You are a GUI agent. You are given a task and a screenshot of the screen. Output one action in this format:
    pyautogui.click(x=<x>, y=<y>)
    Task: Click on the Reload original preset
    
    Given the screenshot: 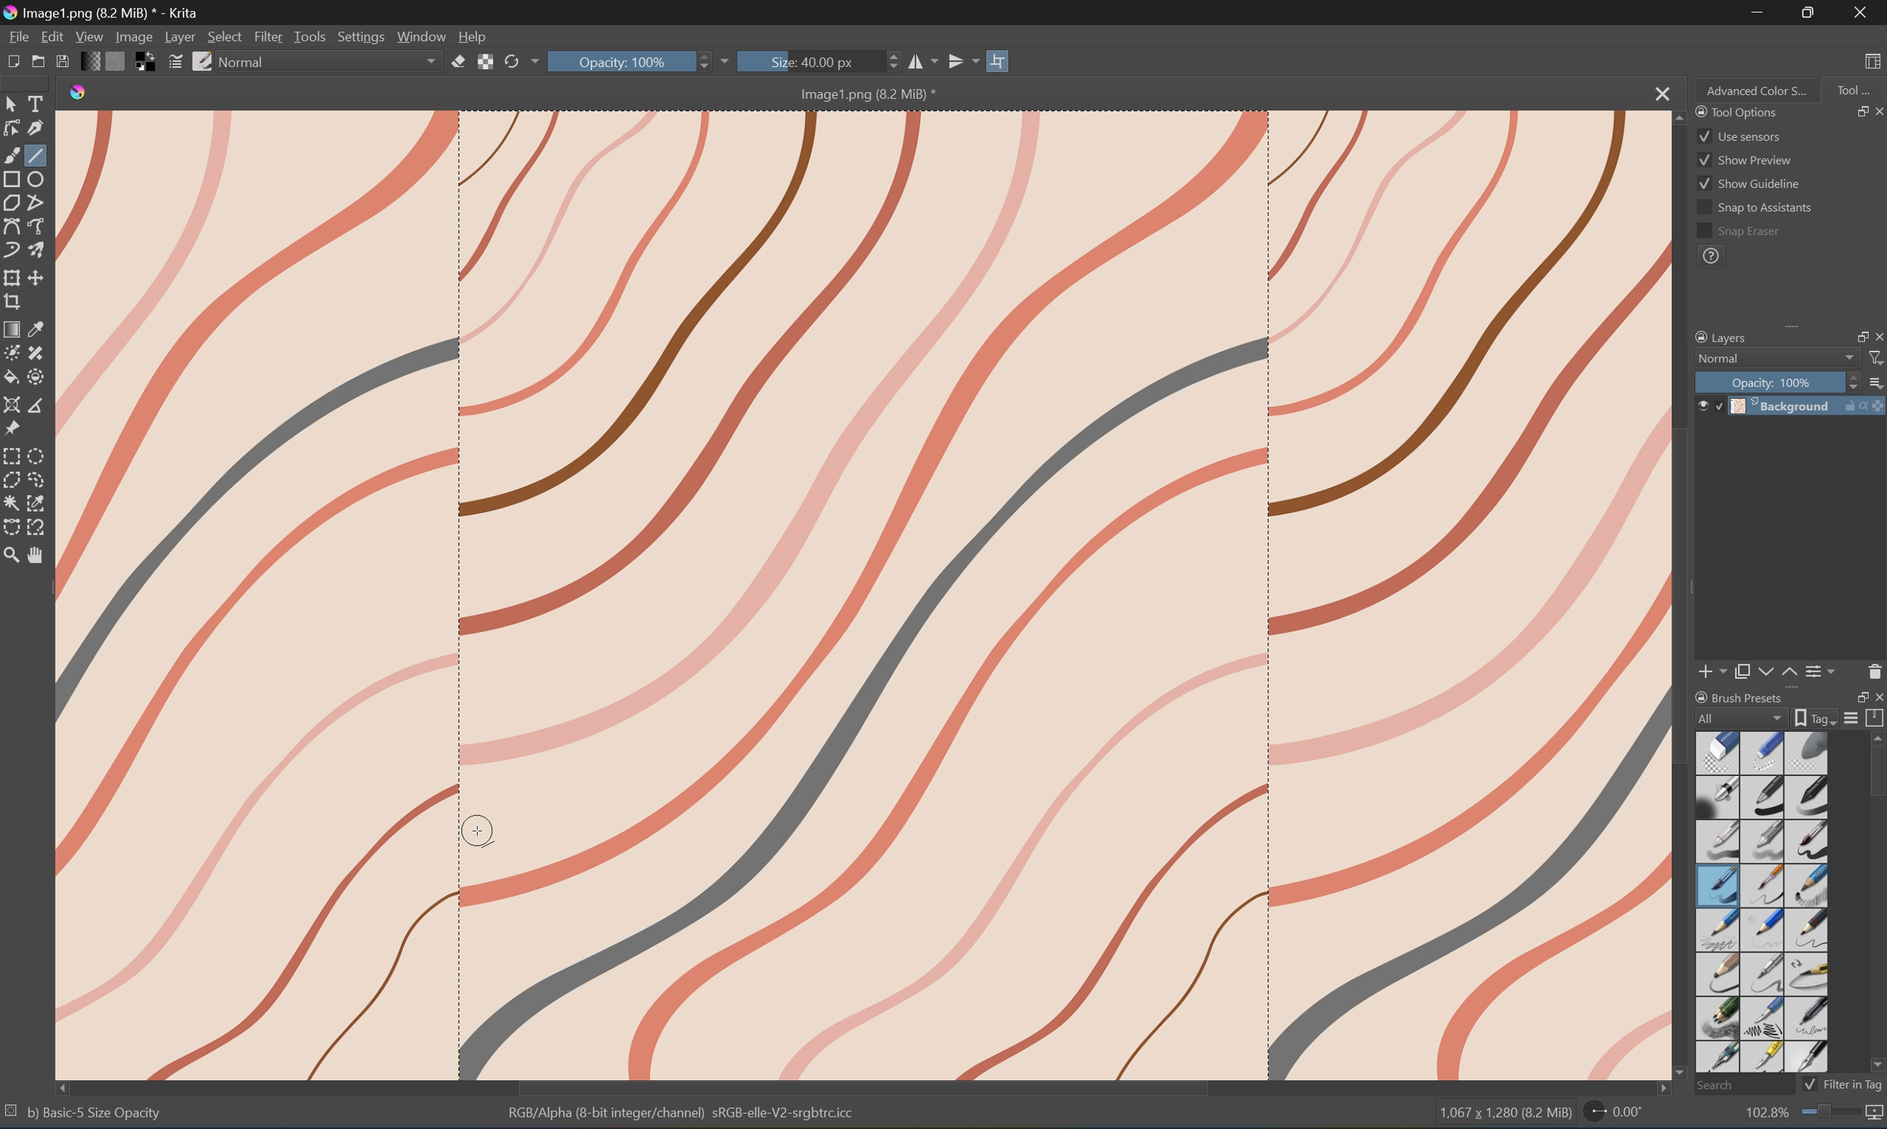 What is the action you would take?
    pyautogui.click(x=511, y=62)
    